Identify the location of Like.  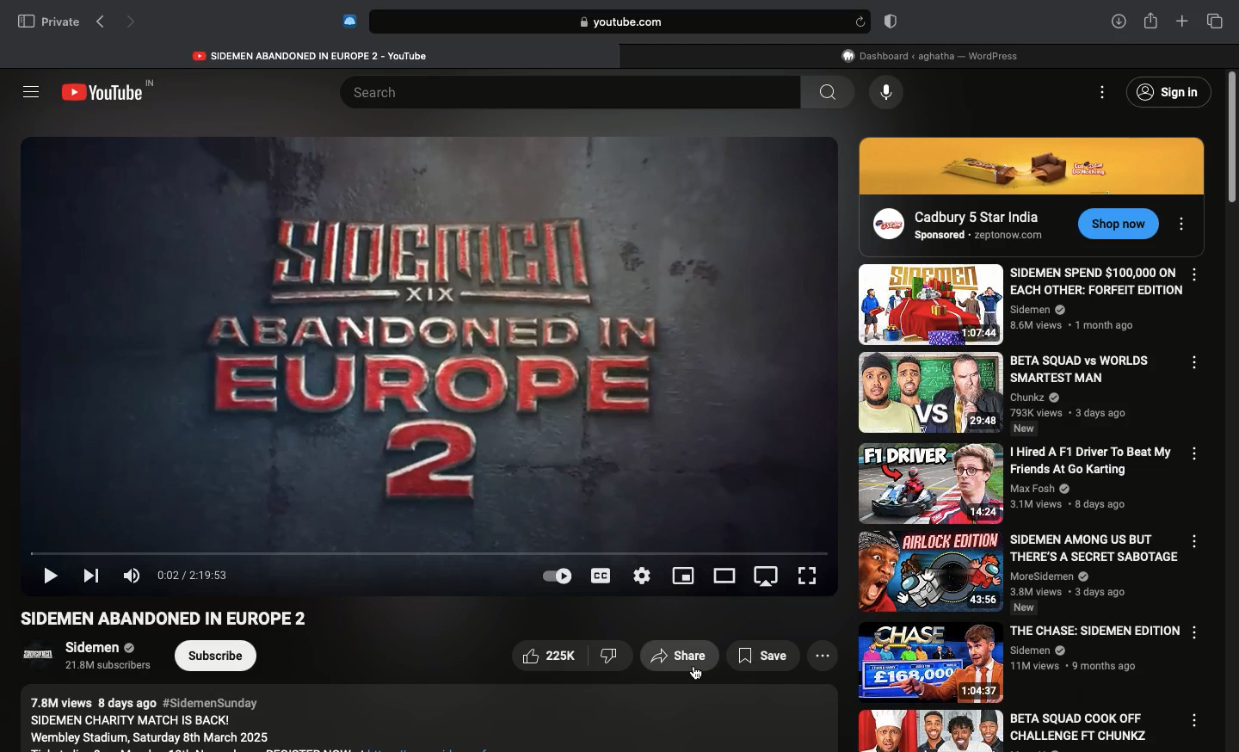
(570, 657).